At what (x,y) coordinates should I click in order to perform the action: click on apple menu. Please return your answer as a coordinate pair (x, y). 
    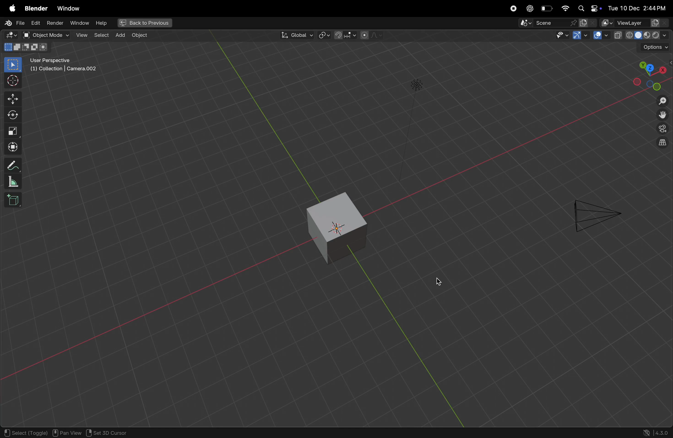
    Looking at the image, I should click on (11, 8).